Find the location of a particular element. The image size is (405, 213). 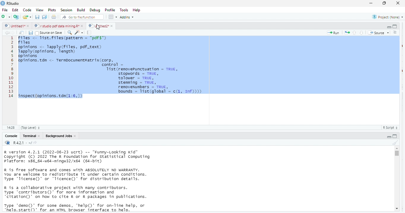

close is located at coordinates (29, 26).